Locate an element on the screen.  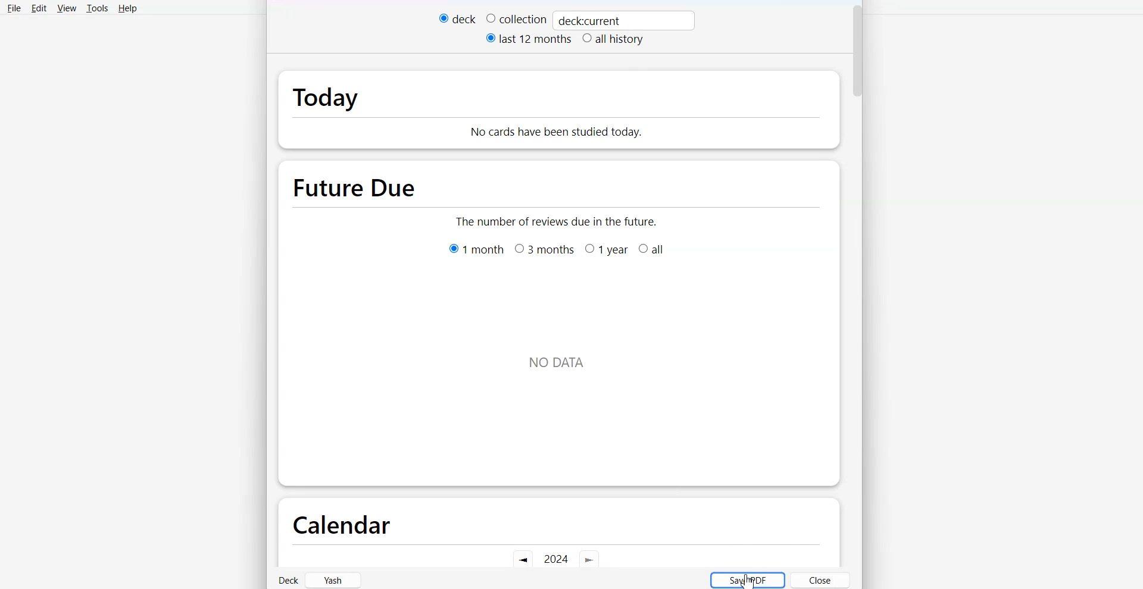
Yash is located at coordinates (335, 579).